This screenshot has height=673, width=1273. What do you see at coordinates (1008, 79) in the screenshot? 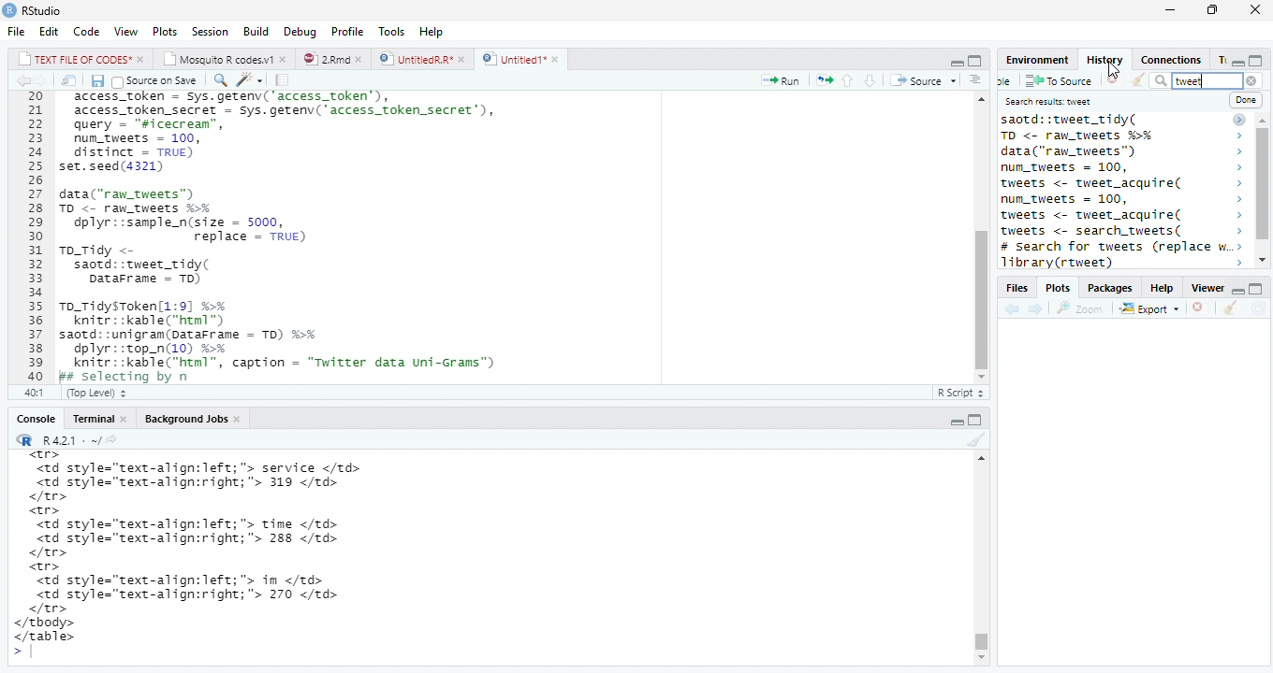
I see `new` at bounding box center [1008, 79].